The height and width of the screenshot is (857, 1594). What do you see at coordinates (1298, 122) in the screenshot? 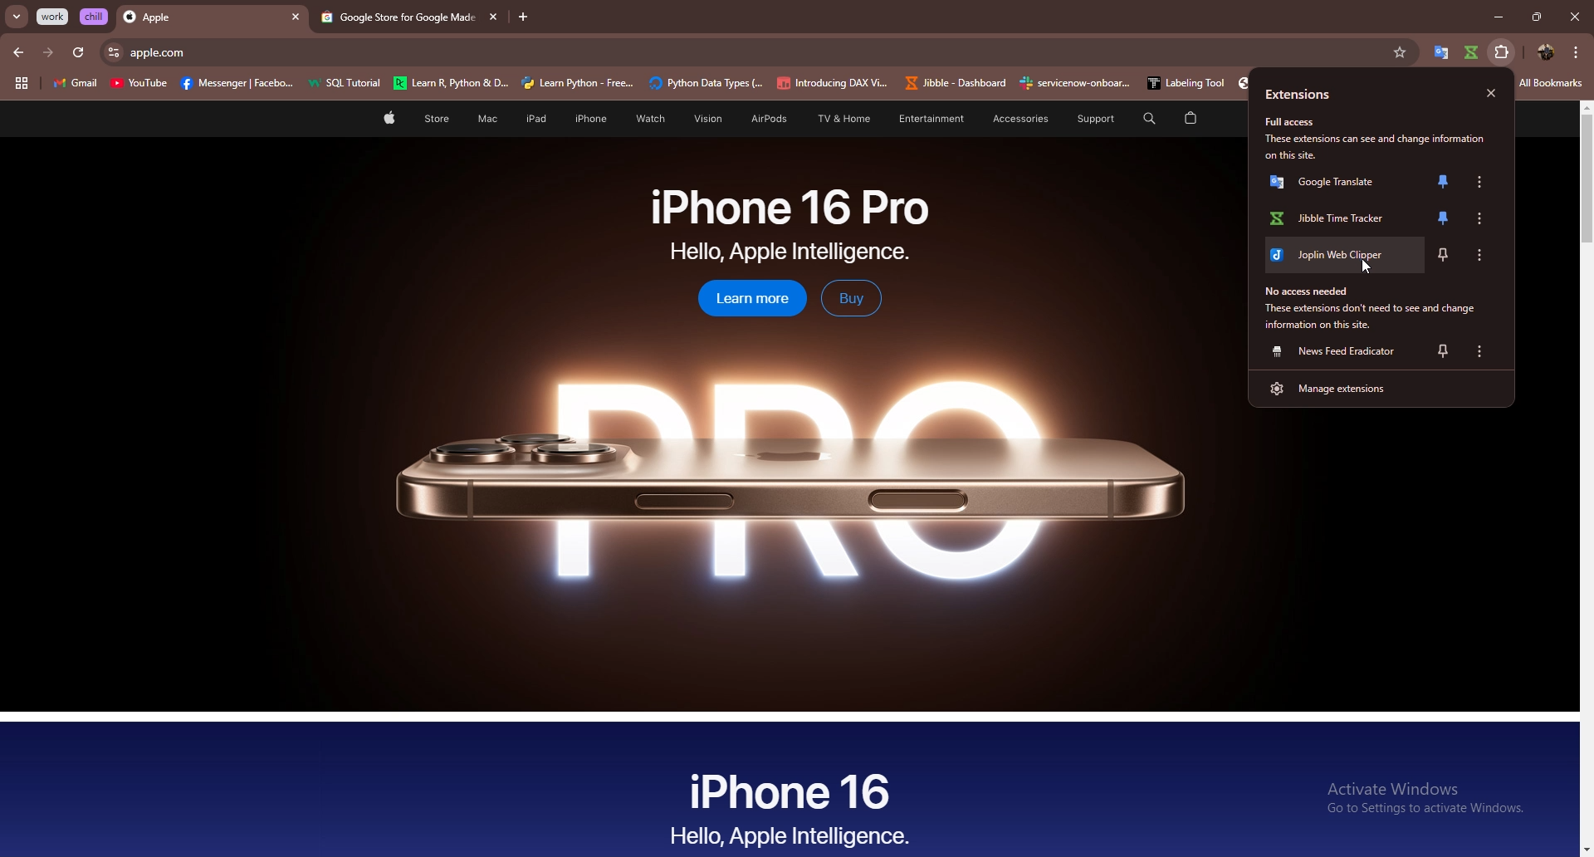
I see `full access` at bounding box center [1298, 122].